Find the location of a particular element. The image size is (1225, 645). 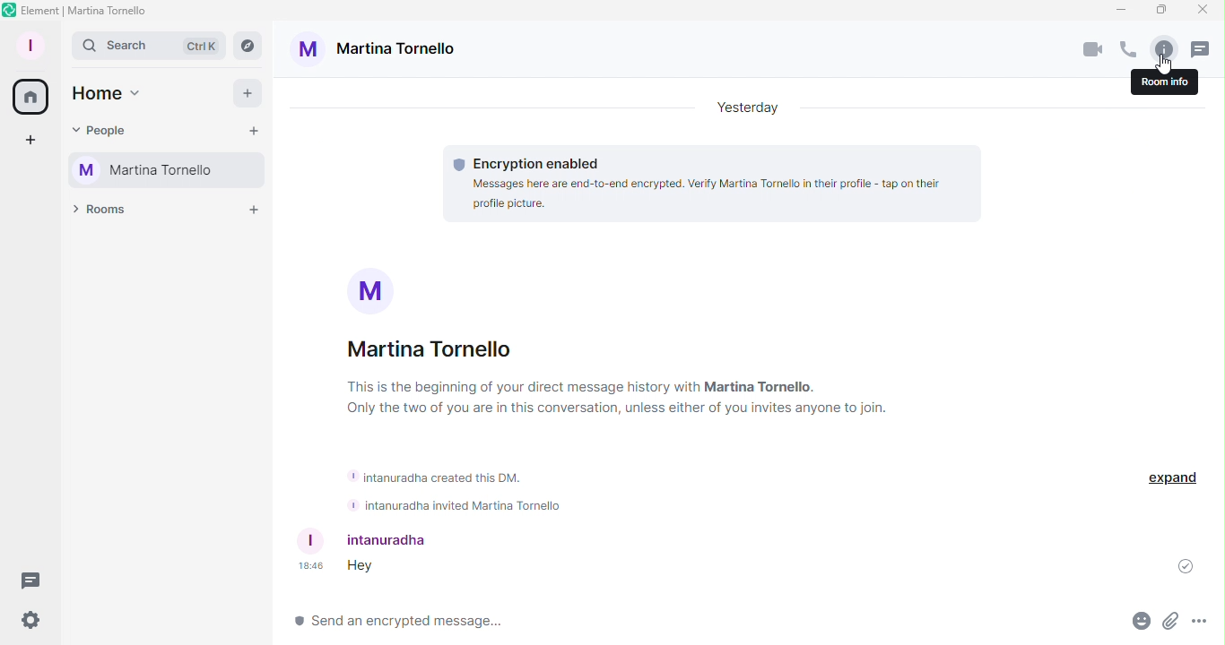

Call is located at coordinates (1127, 48).